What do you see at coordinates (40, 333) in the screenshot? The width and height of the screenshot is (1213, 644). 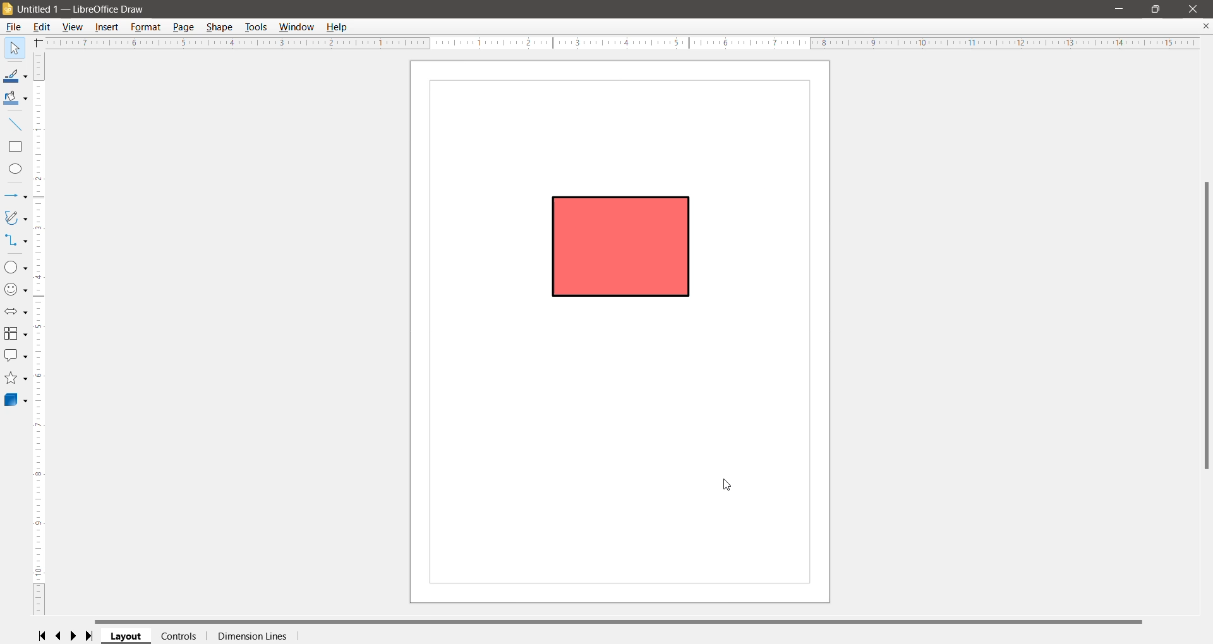 I see `Vertical Scroll Bar` at bounding box center [40, 333].